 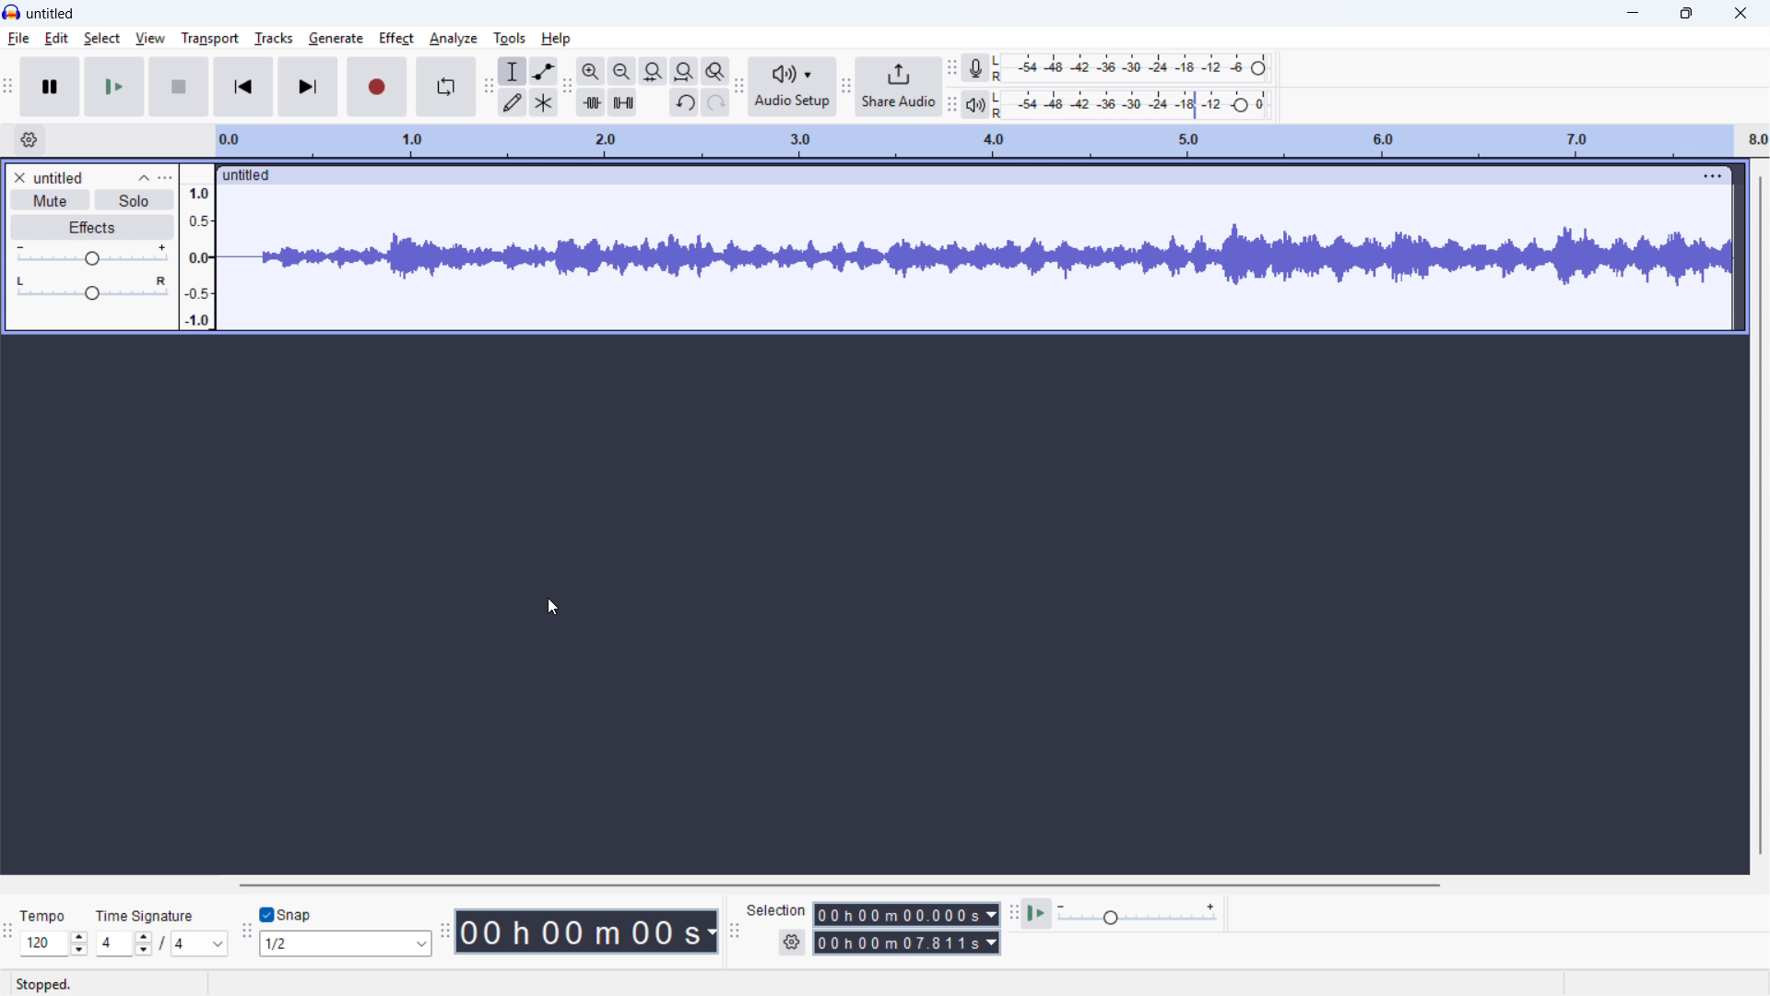 I want to click on envelope tool, so click(x=542, y=71).